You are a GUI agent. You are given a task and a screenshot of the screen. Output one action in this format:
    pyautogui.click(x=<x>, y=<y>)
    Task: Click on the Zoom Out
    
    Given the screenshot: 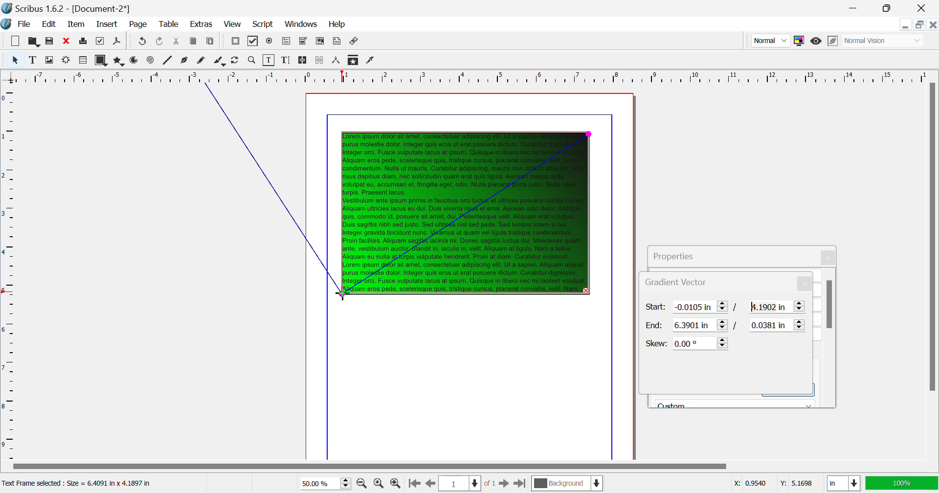 What is the action you would take?
    pyautogui.click(x=363, y=483)
    